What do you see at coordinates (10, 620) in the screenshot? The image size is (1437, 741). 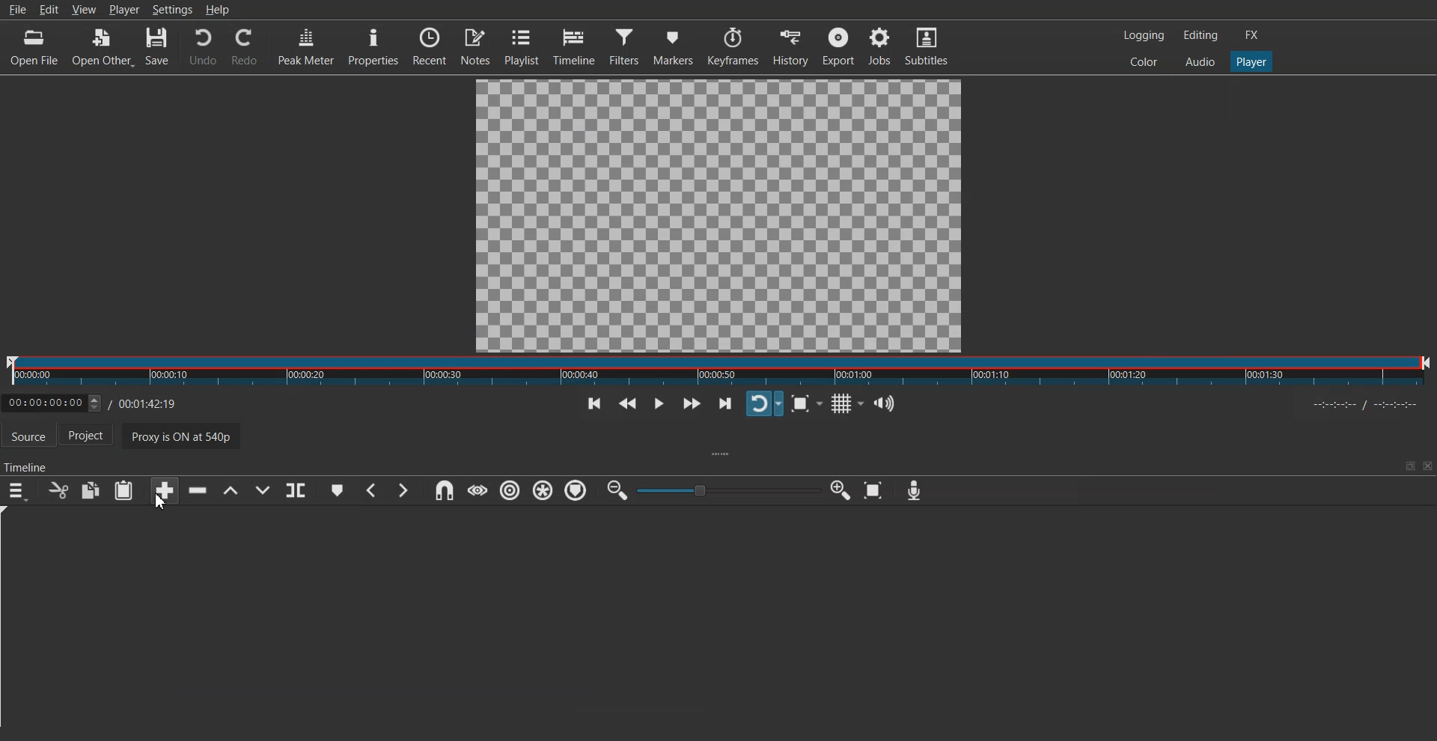 I see `Playhead marker` at bounding box center [10, 620].